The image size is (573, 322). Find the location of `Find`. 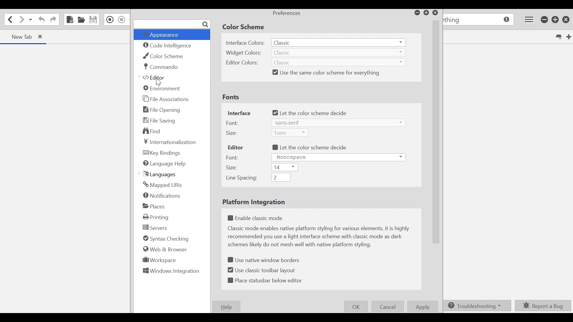

Find is located at coordinates (151, 131).